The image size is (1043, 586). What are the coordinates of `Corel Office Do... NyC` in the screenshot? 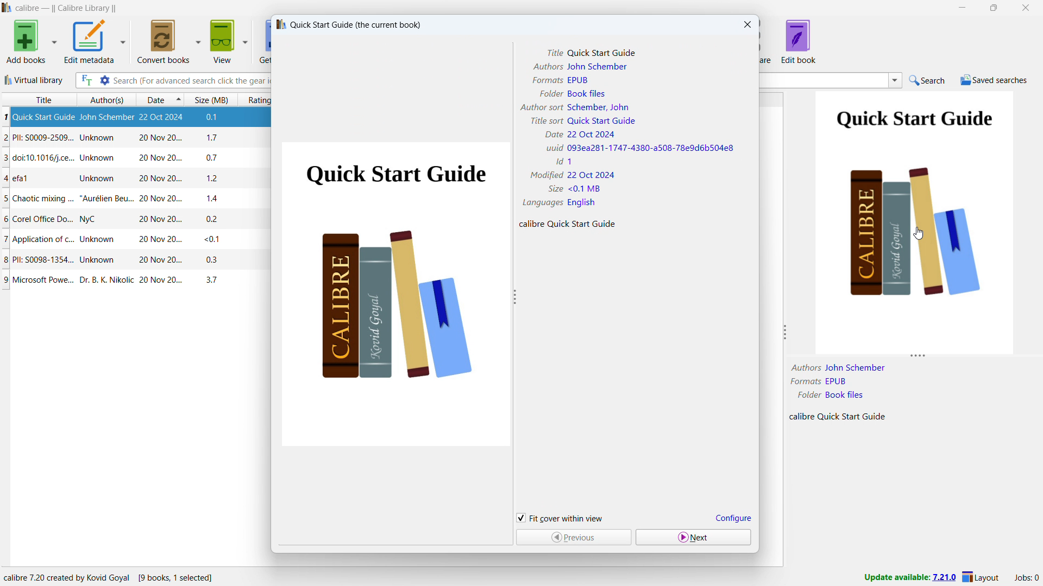 It's located at (55, 220).